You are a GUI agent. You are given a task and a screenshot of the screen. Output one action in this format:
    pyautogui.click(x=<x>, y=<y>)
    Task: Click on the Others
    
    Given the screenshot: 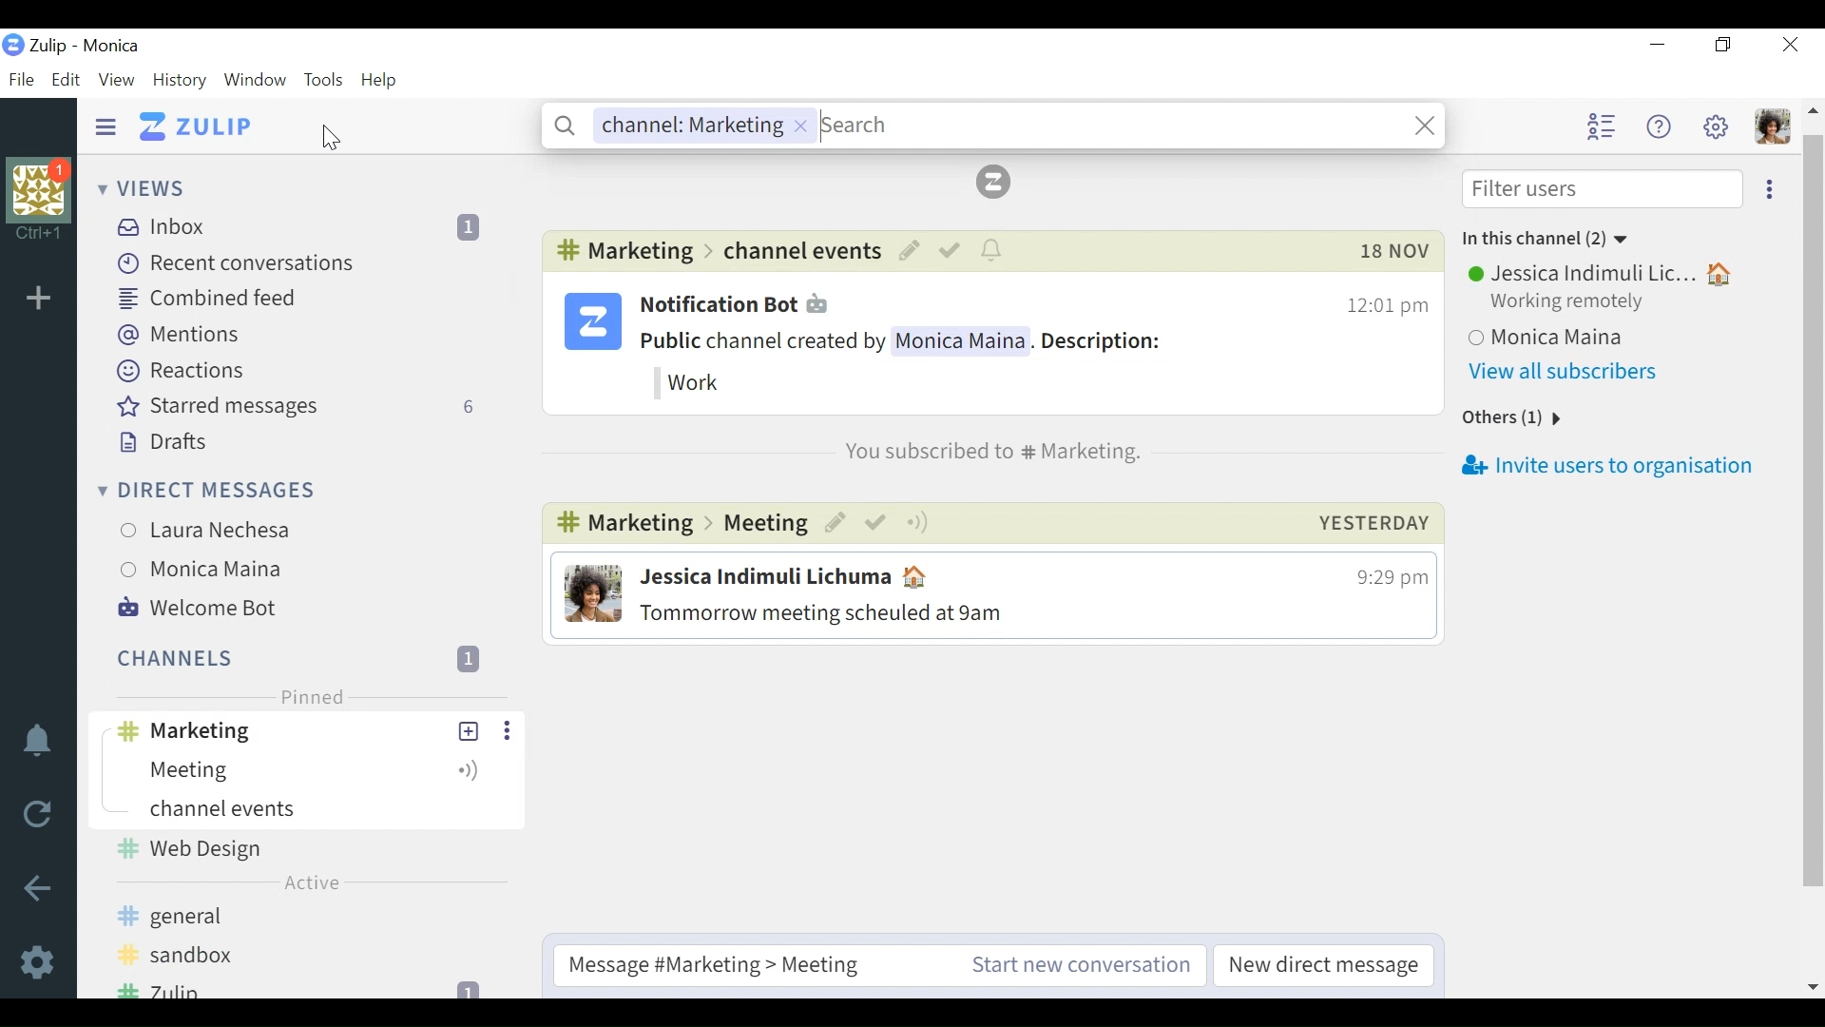 What is the action you would take?
    pyautogui.click(x=1518, y=419)
    